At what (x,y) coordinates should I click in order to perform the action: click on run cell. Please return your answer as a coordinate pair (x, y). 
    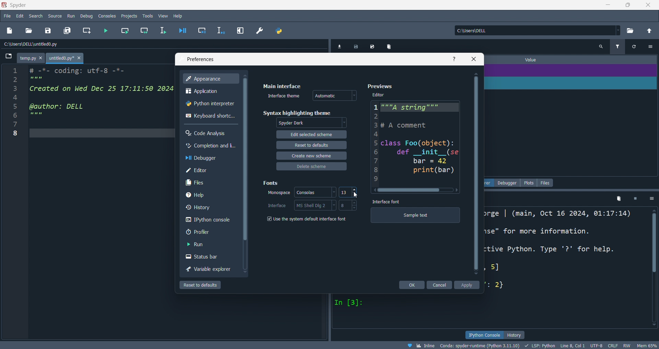
    Looking at the image, I should click on (126, 31).